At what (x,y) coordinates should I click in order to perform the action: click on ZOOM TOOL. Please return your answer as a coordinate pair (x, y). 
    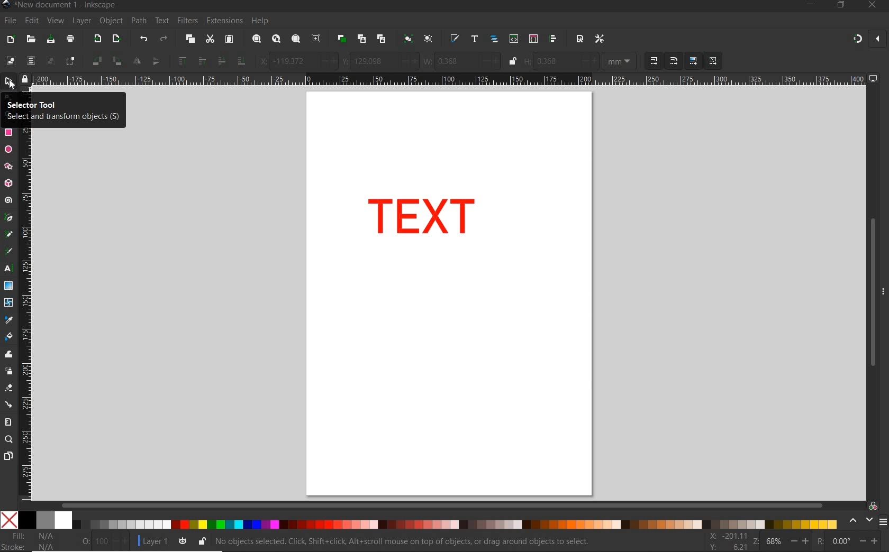
    Looking at the image, I should click on (9, 440).